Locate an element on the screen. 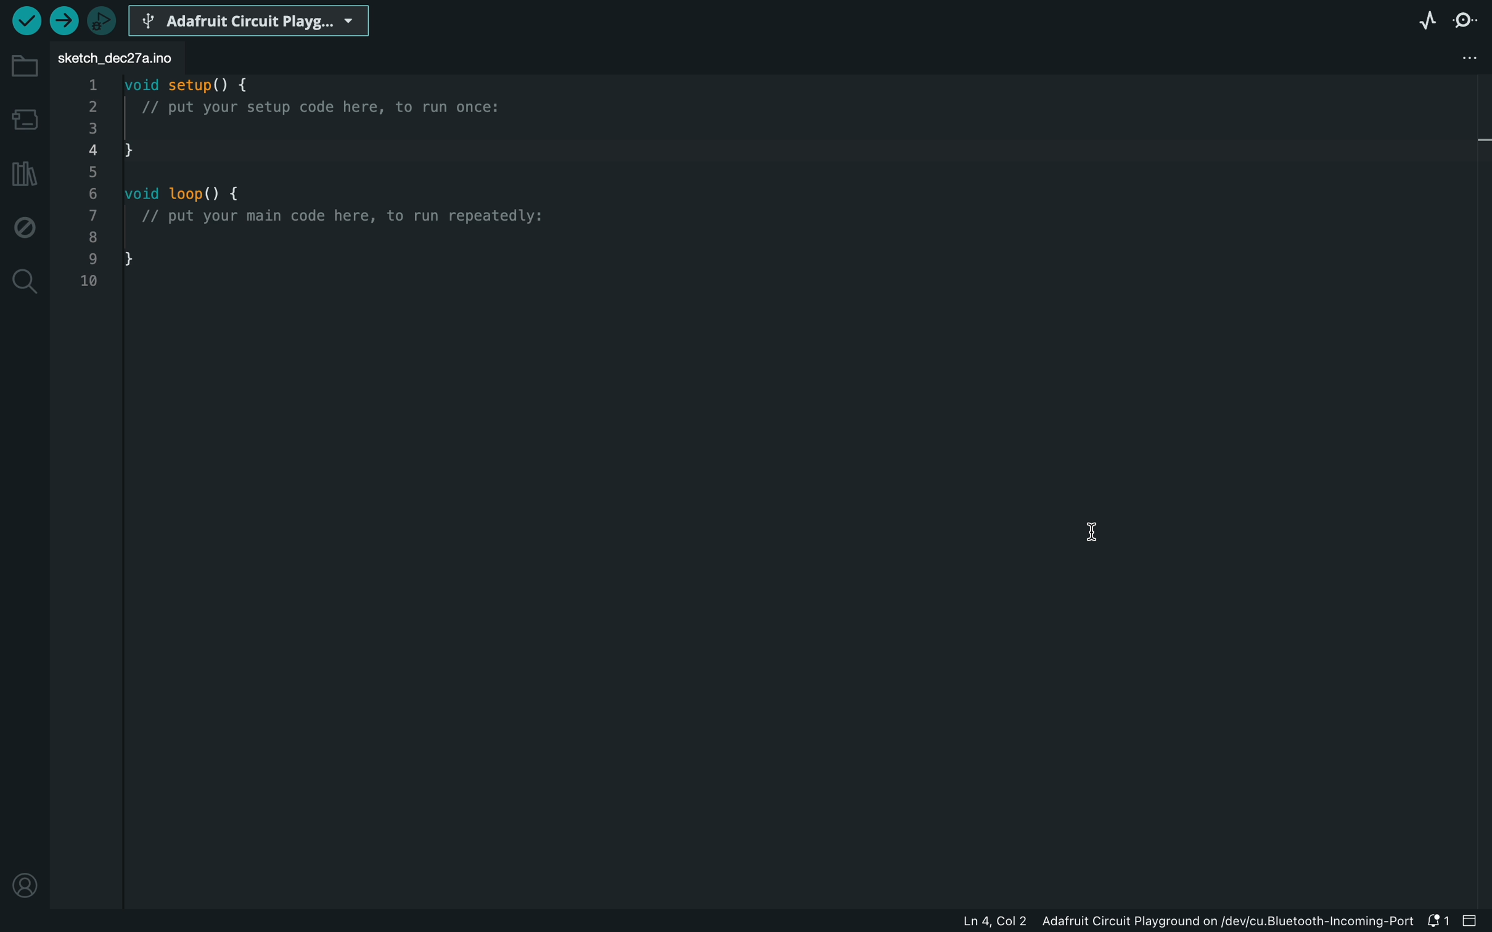  cursor is located at coordinates (1097, 529).